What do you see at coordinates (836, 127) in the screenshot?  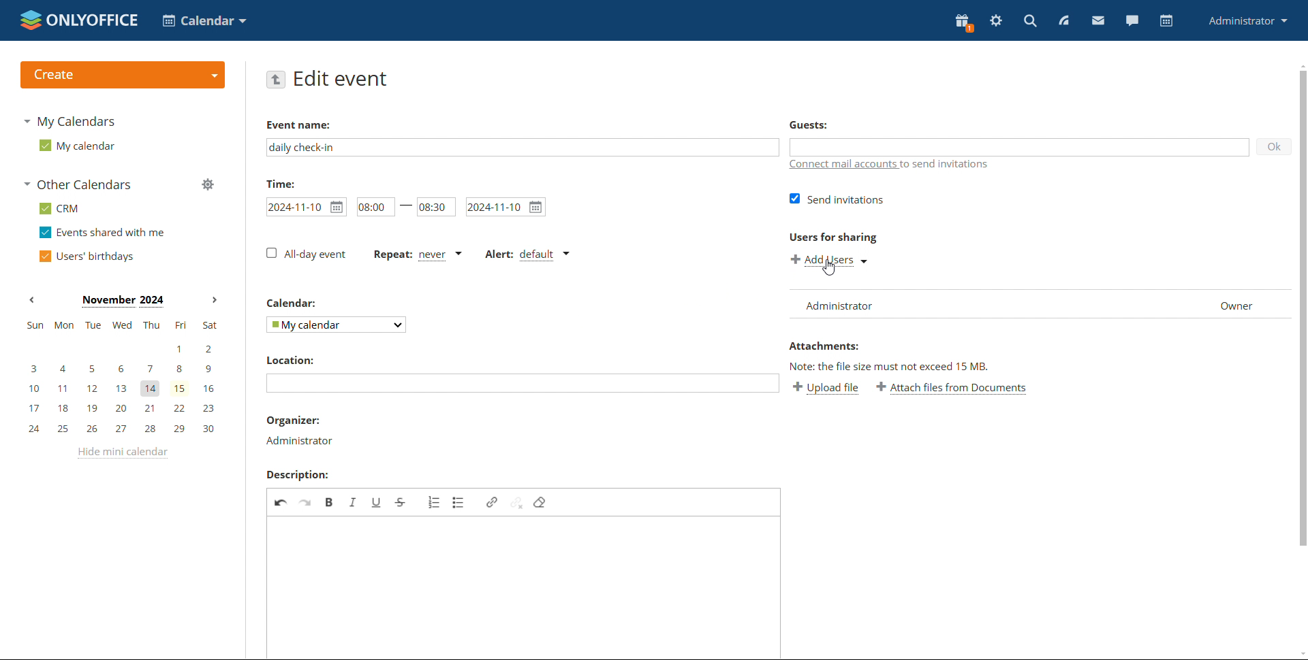 I see `guest:` at bounding box center [836, 127].